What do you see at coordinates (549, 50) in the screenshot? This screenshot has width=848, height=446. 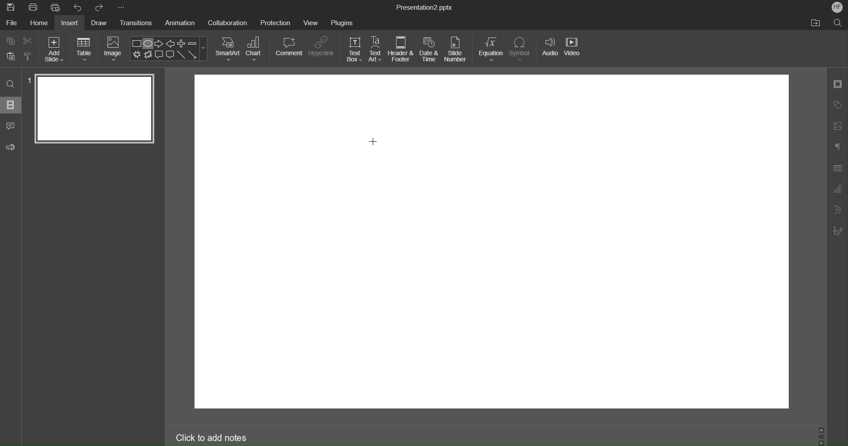 I see `Audio` at bounding box center [549, 50].